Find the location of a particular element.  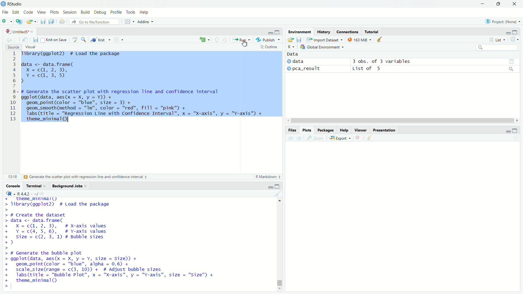

Help is located at coordinates (144, 12).